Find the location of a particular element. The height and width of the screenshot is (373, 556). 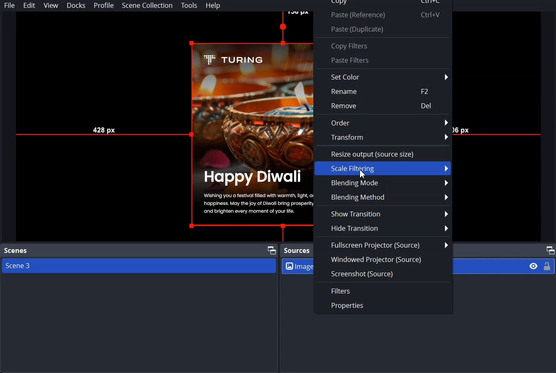

Transform is located at coordinates (384, 138).